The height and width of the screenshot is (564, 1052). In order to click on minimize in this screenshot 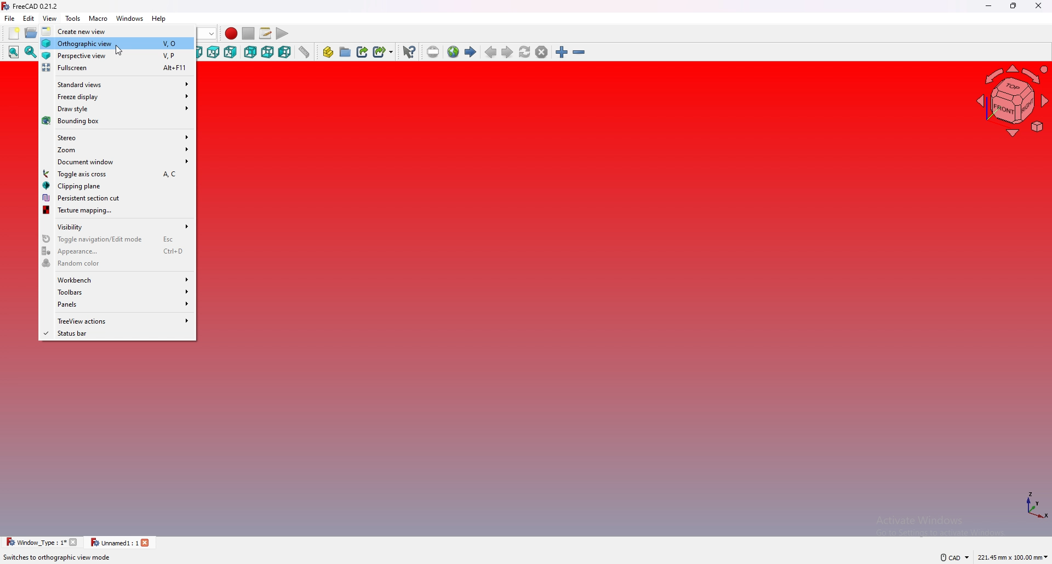, I will do `click(988, 6)`.